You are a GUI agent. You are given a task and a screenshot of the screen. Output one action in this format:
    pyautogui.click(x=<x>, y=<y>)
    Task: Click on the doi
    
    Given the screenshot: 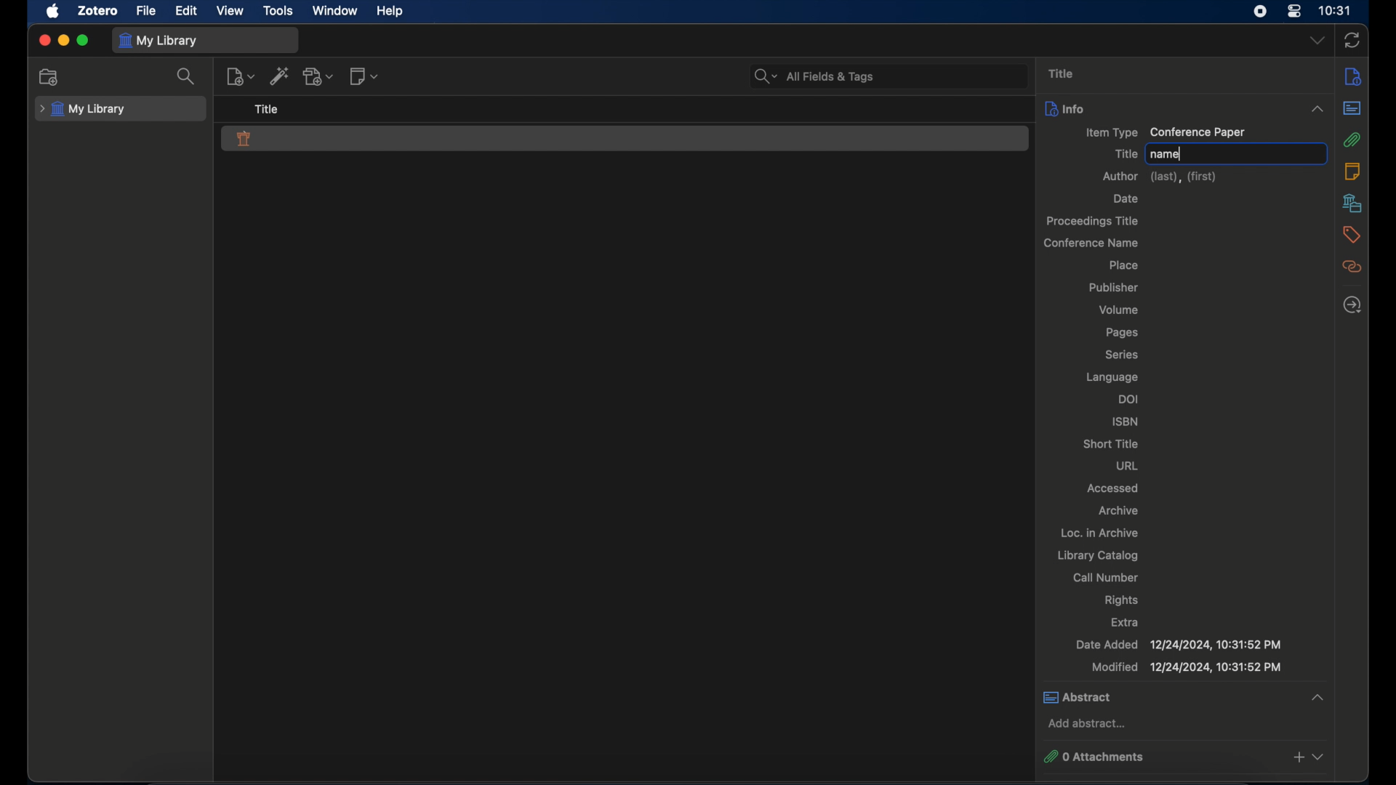 What is the action you would take?
    pyautogui.click(x=1130, y=398)
    